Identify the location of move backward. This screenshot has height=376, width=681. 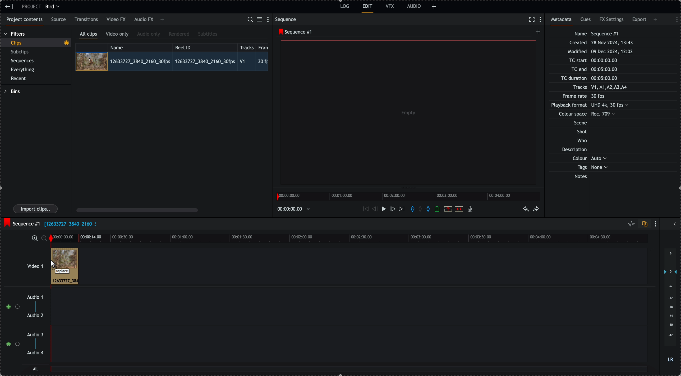
(365, 210).